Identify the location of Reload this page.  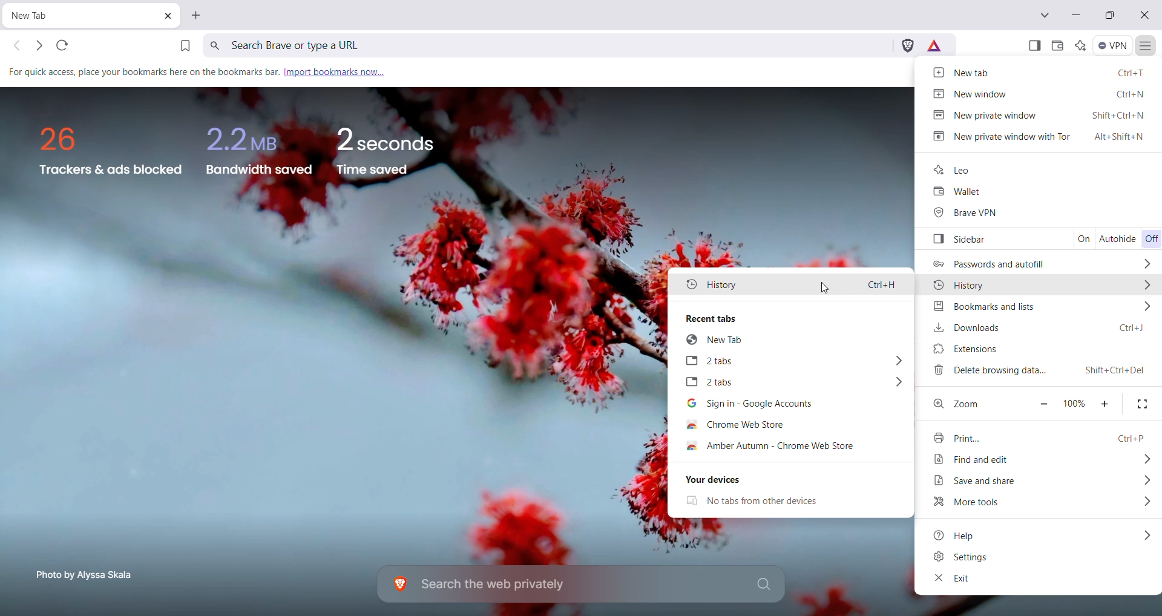
(64, 46).